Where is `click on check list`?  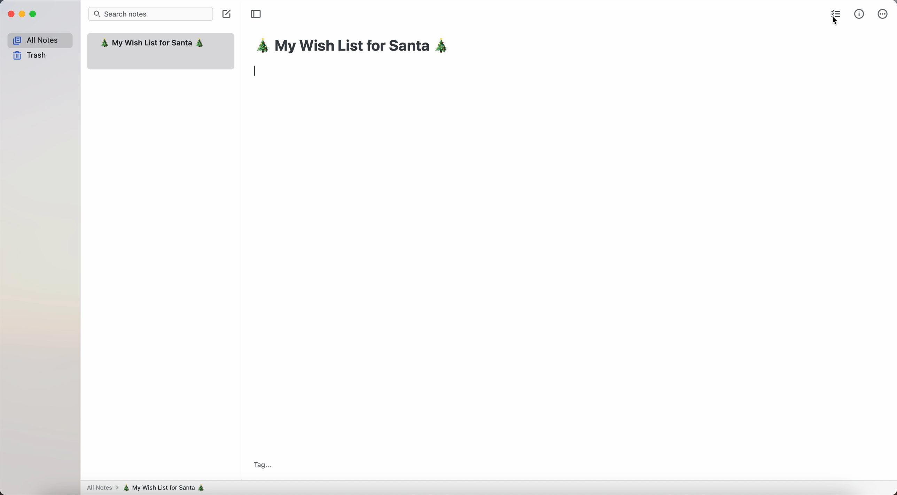 click on check list is located at coordinates (837, 16).